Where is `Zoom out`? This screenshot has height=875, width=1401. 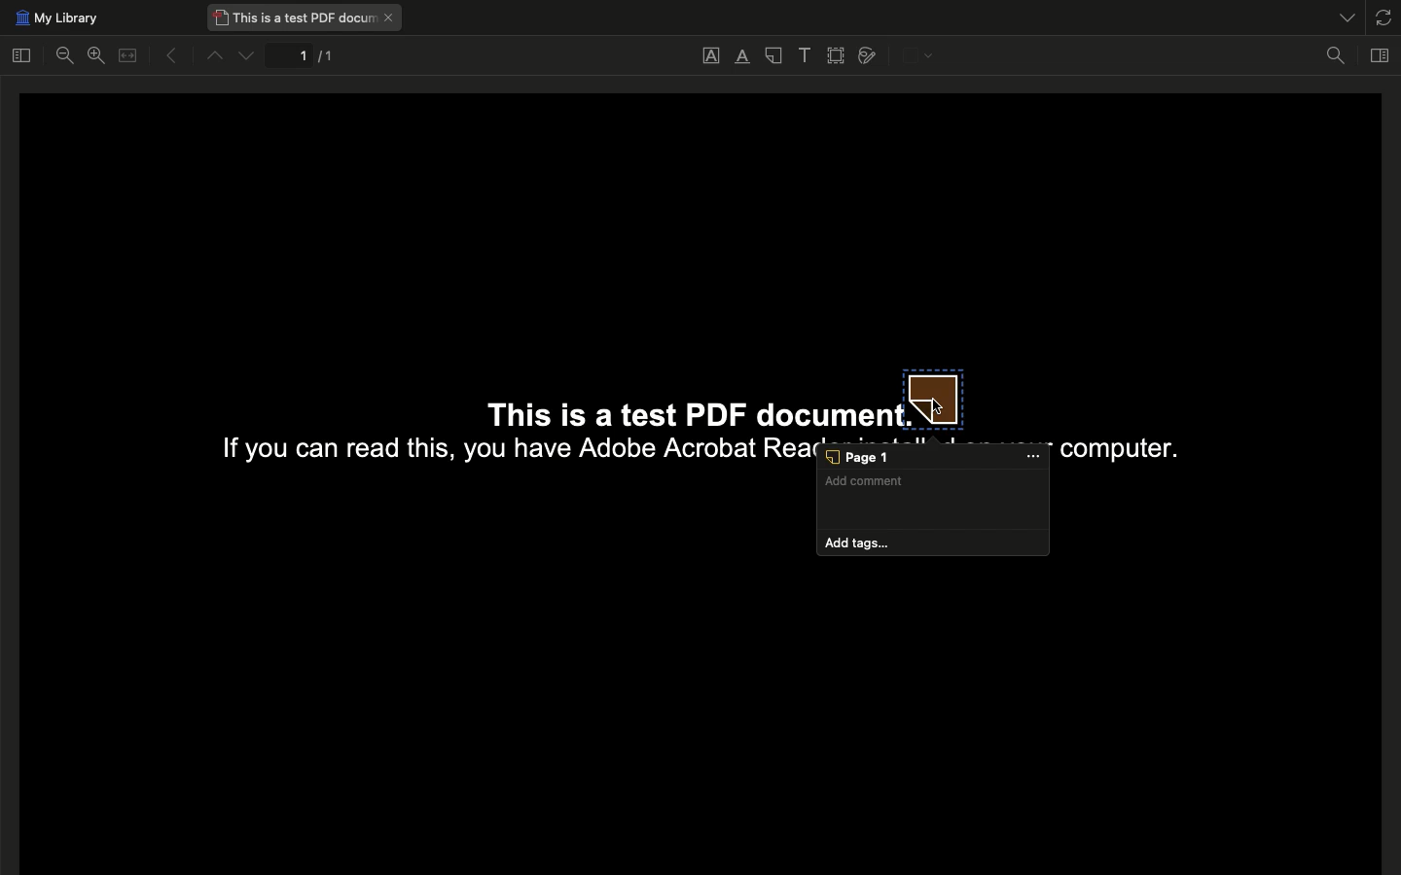 Zoom out is located at coordinates (68, 58).